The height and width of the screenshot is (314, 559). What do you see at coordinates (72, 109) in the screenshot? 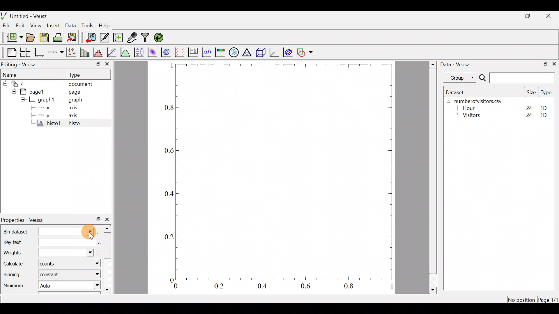
I see `axis` at bounding box center [72, 109].